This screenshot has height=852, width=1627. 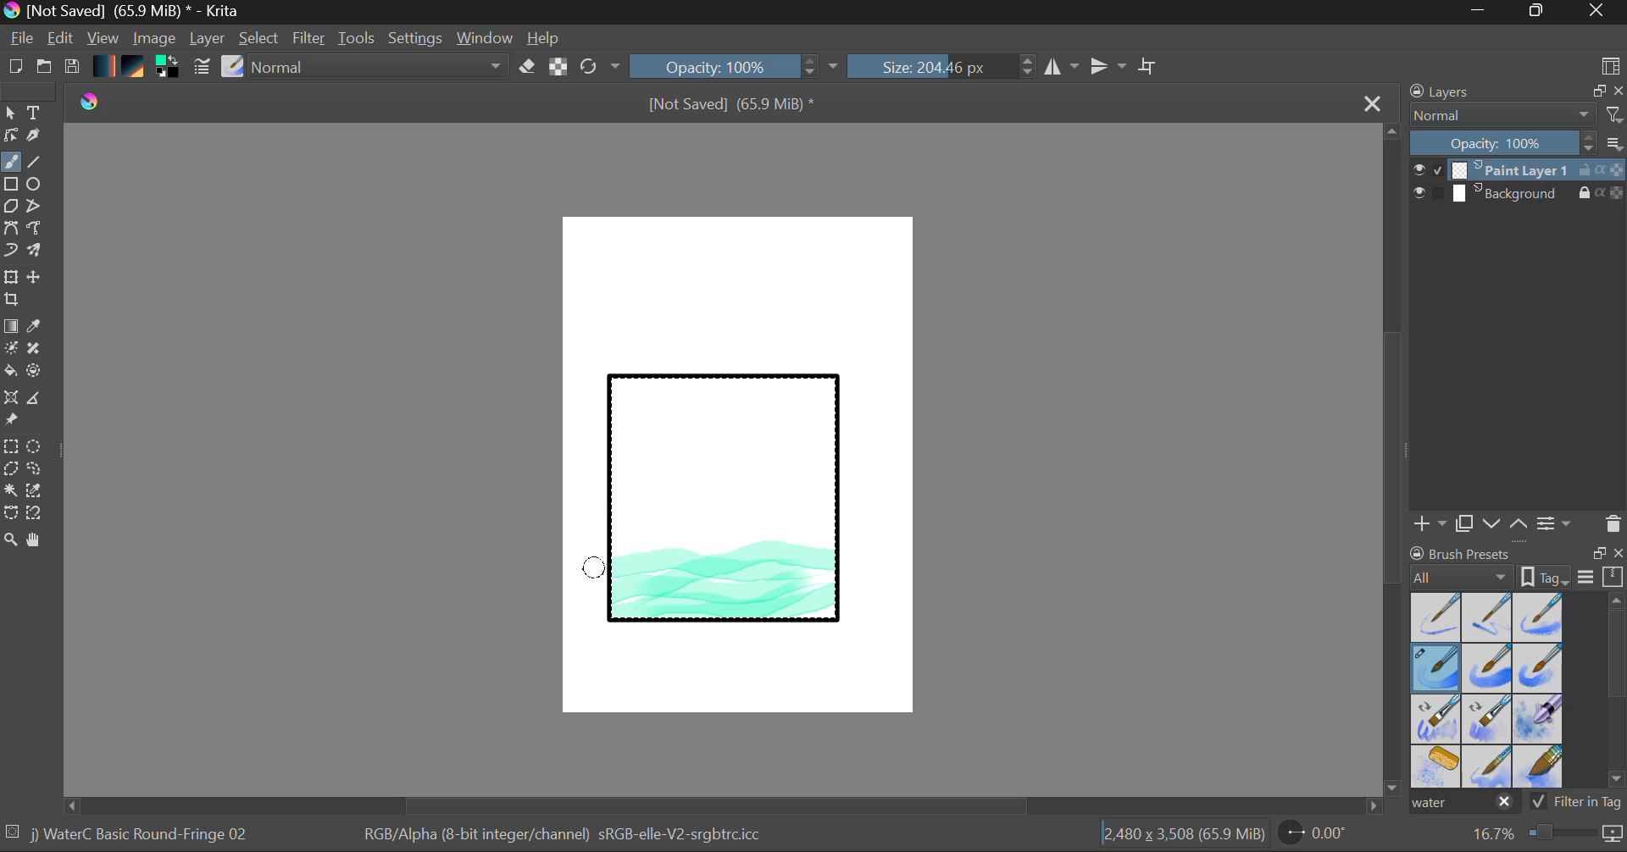 I want to click on Delete Layer, so click(x=1613, y=524).